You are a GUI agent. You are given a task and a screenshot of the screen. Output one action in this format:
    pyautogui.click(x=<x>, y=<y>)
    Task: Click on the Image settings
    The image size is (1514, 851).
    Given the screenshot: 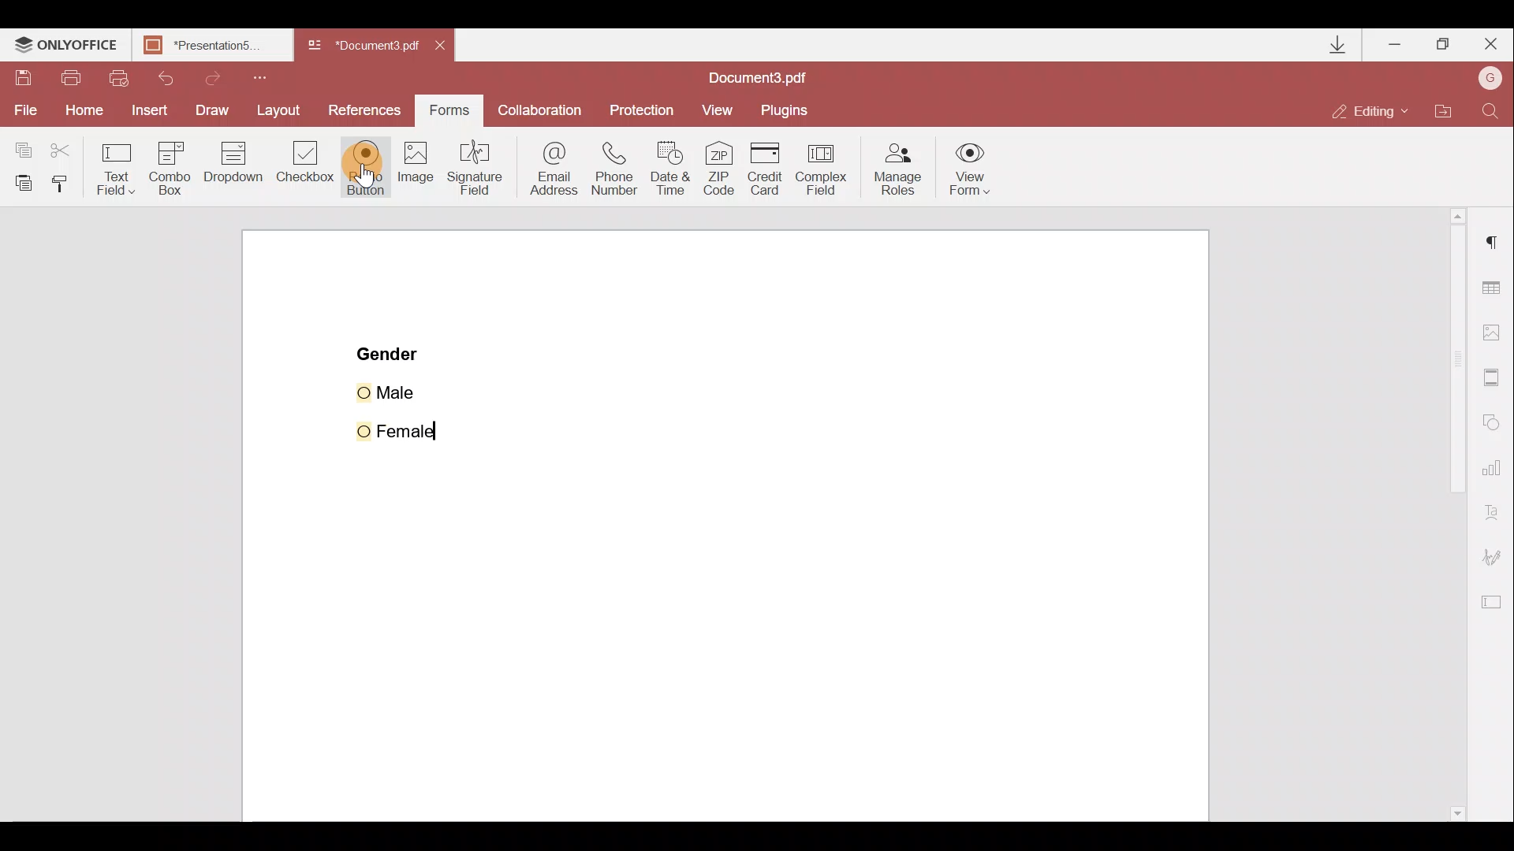 What is the action you would take?
    pyautogui.click(x=1499, y=333)
    